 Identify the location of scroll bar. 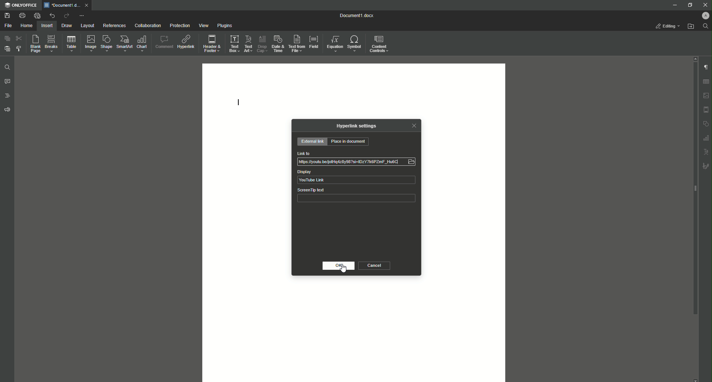
(695, 188).